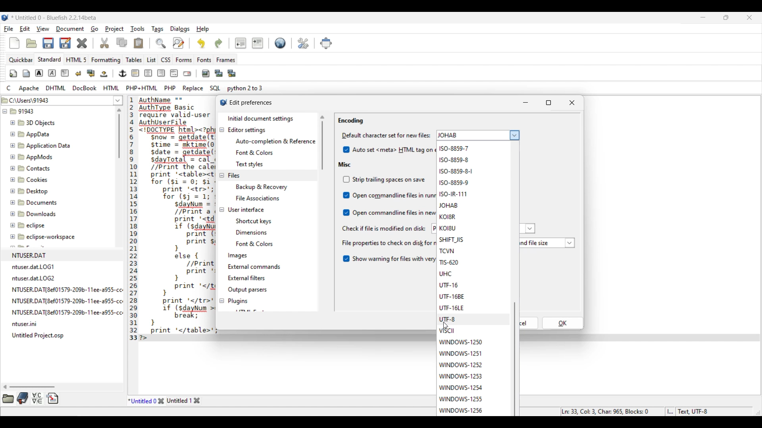 Image resolution: width=762 pixels, height=428 pixels. What do you see at coordinates (527, 102) in the screenshot?
I see `Minimize` at bounding box center [527, 102].